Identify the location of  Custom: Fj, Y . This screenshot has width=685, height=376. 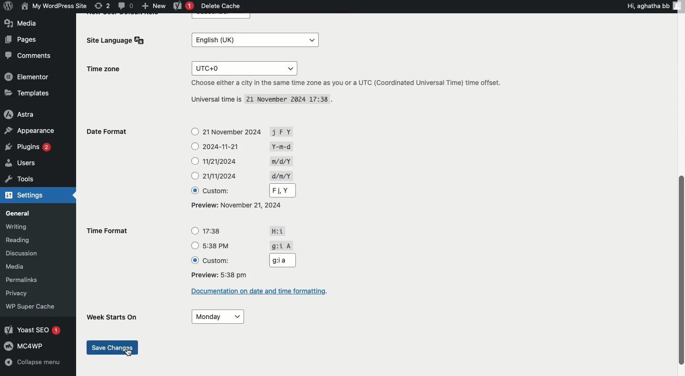
(237, 190).